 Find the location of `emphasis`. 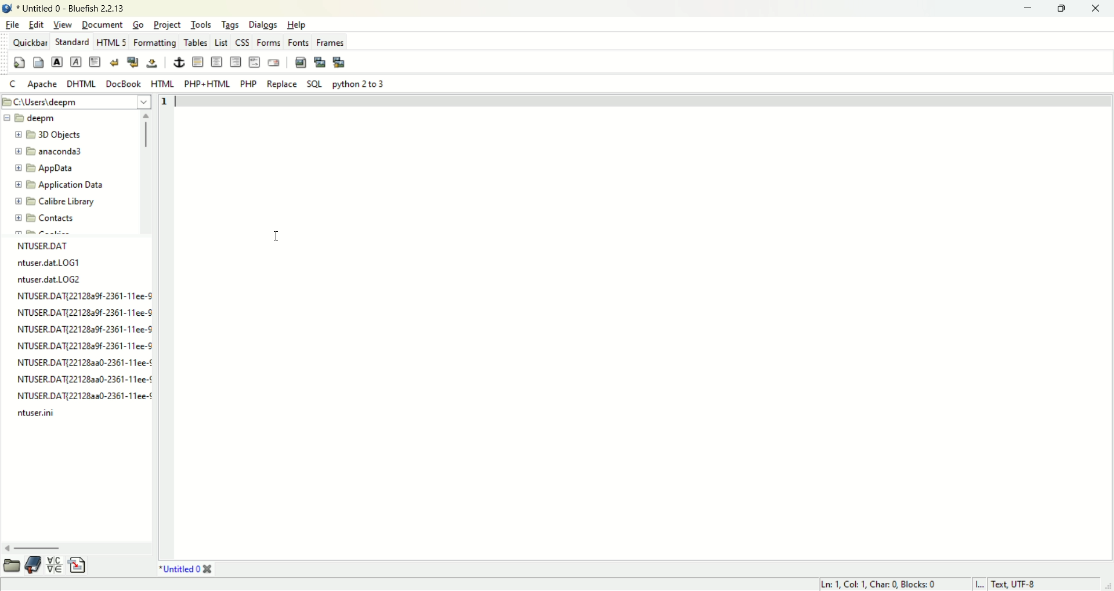

emphasis is located at coordinates (76, 61).